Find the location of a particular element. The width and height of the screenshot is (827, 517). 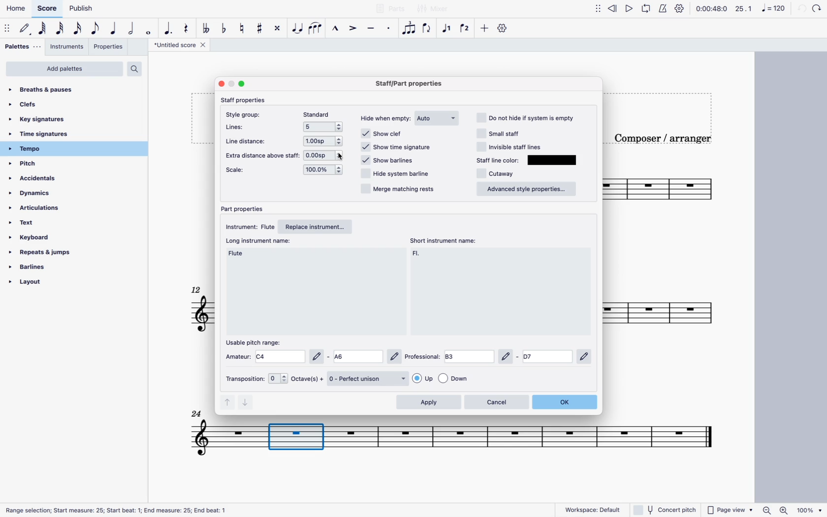

staff properties is located at coordinates (246, 100).